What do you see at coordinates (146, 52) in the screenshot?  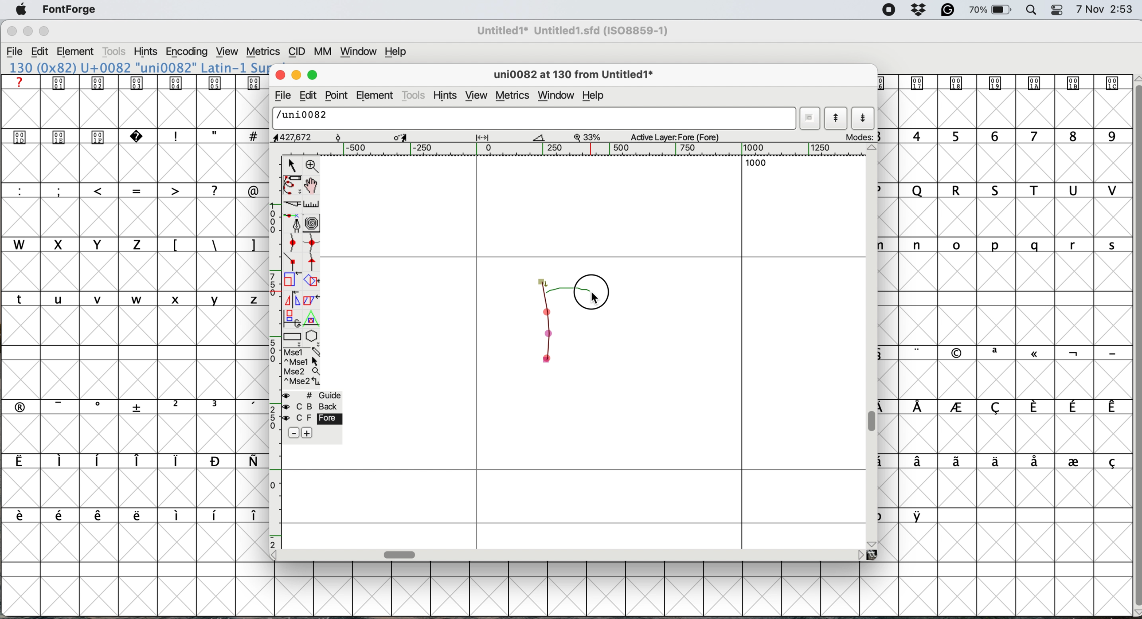 I see `hints` at bounding box center [146, 52].